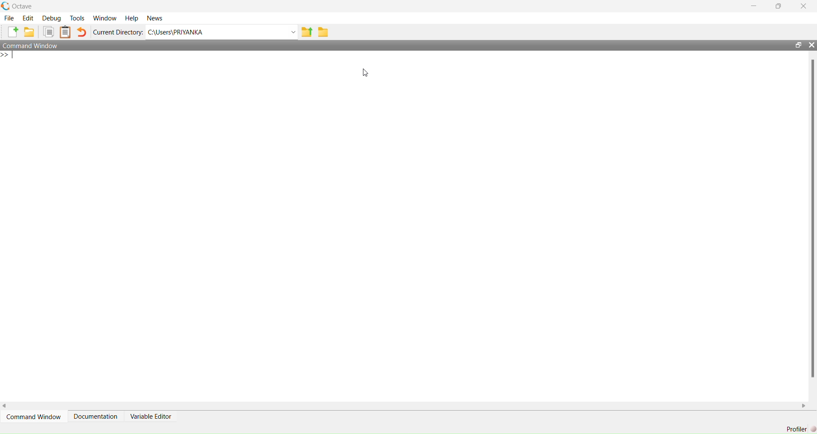 Image resolution: width=817 pixels, height=434 pixels. What do you see at coordinates (6, 406) in the screenshot?
I see `scroll left` at bounding box center [6, 406].